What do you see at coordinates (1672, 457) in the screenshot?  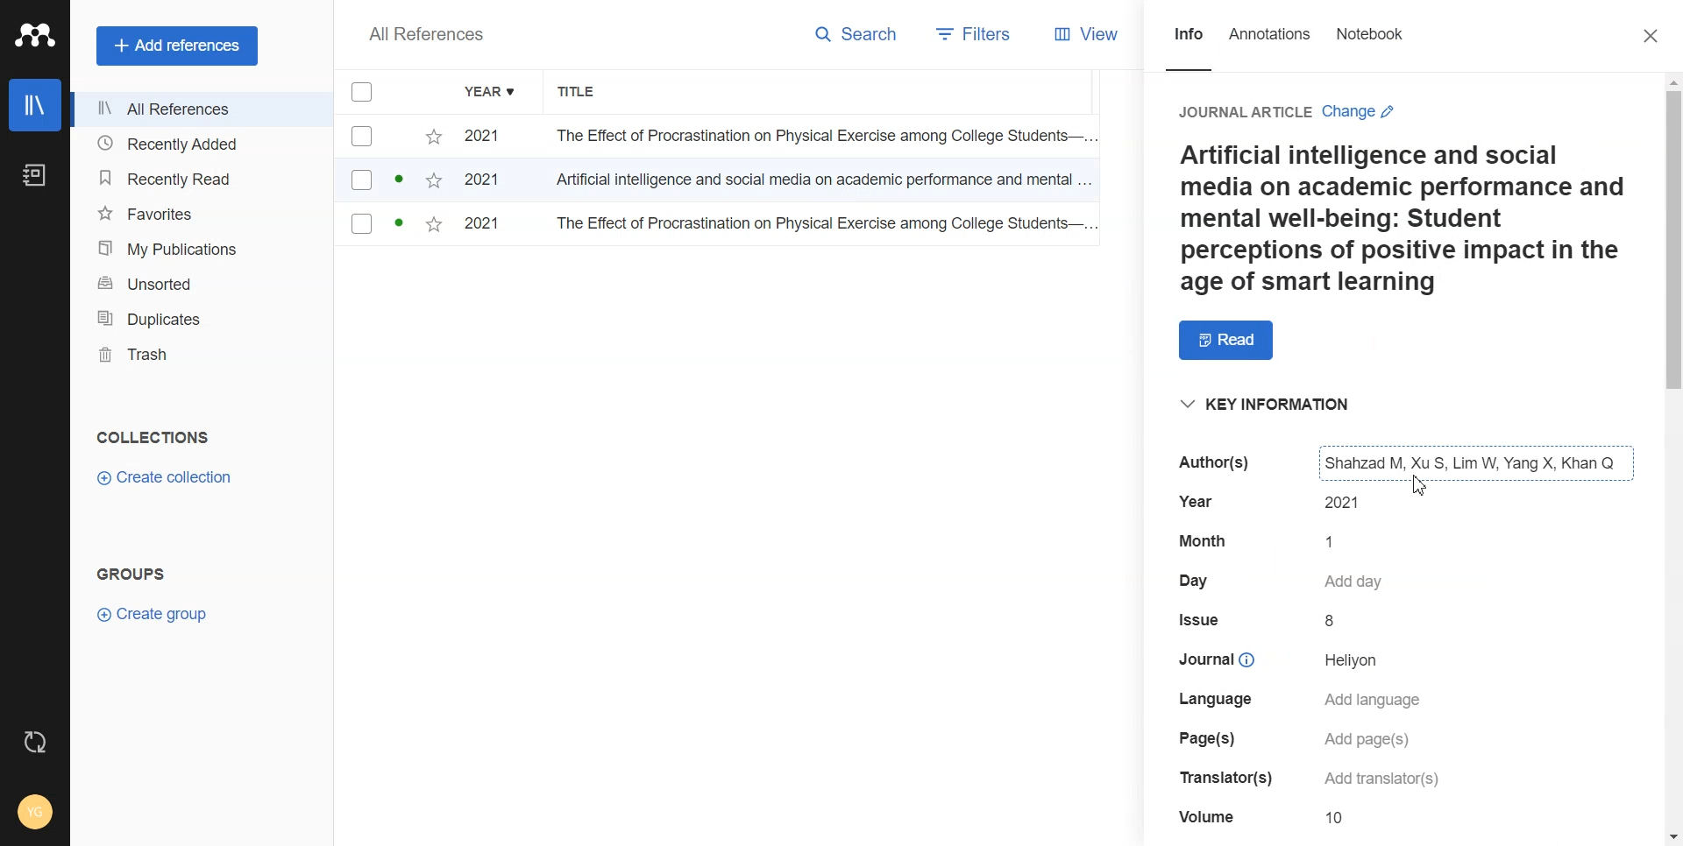 I see `Vertical scroll bar` at bounding box center [1672, 457].